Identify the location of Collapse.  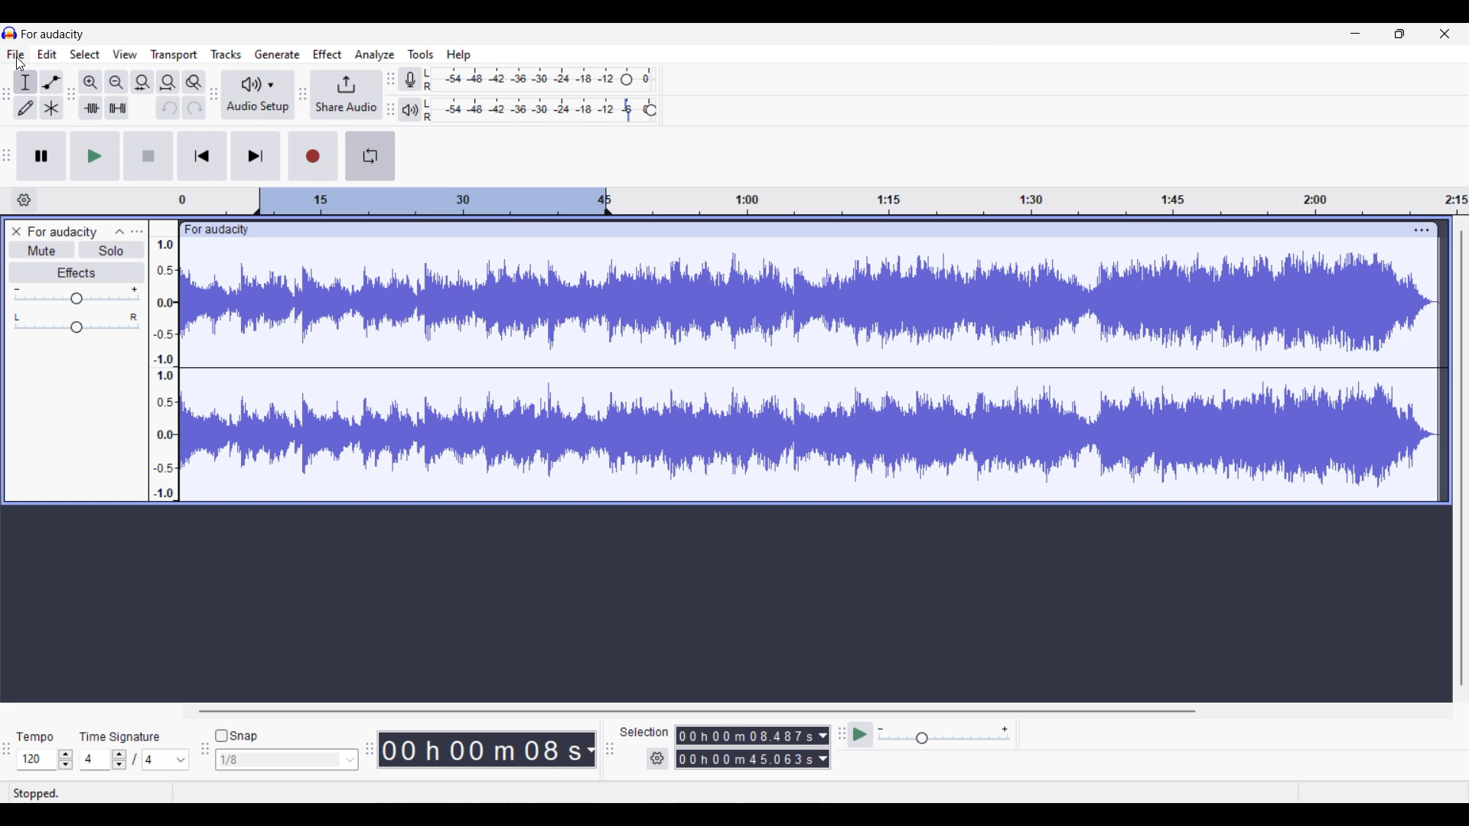
(120, 232).